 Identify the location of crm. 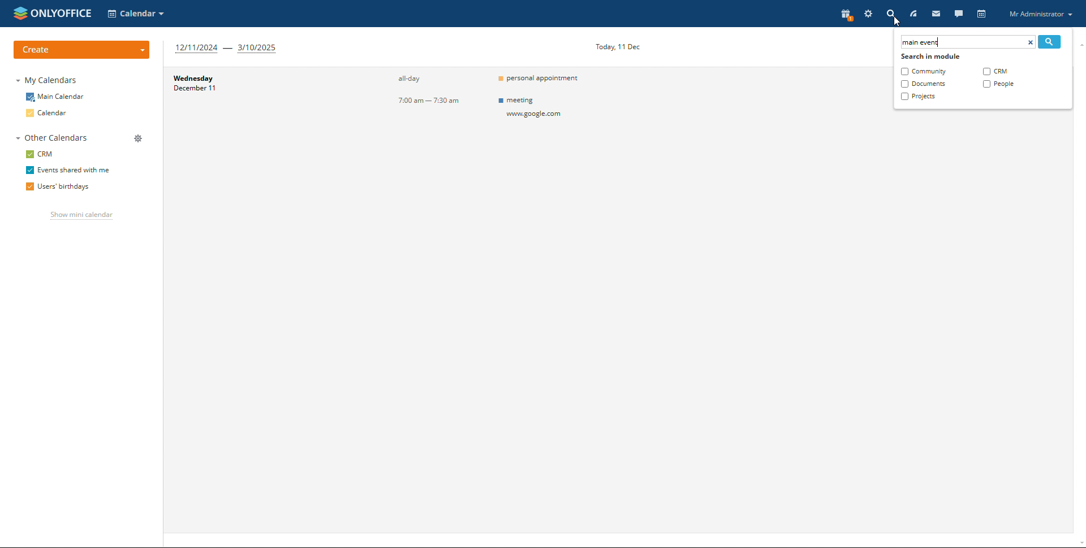
(38, 154).